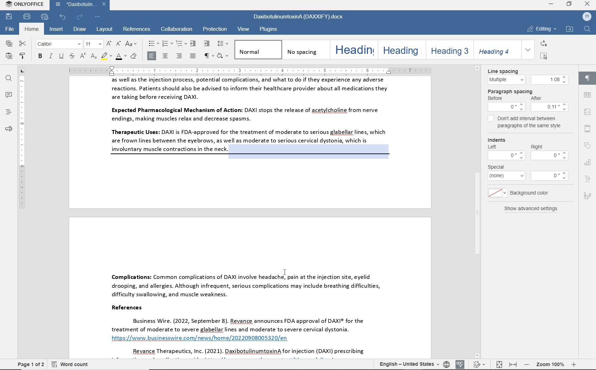  I want to click on find, so click(9, 79).